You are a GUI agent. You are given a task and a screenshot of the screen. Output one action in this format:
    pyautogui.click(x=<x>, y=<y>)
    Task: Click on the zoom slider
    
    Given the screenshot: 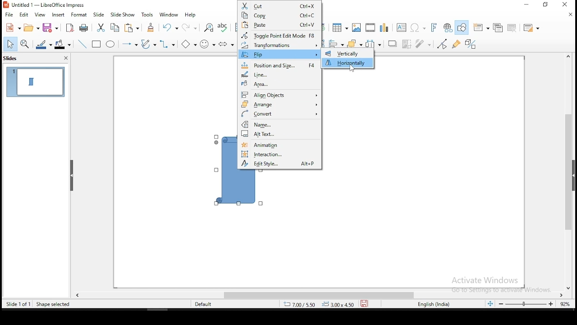 What is the action you would take?
    pyautogui.click(x=527, y=305)
    